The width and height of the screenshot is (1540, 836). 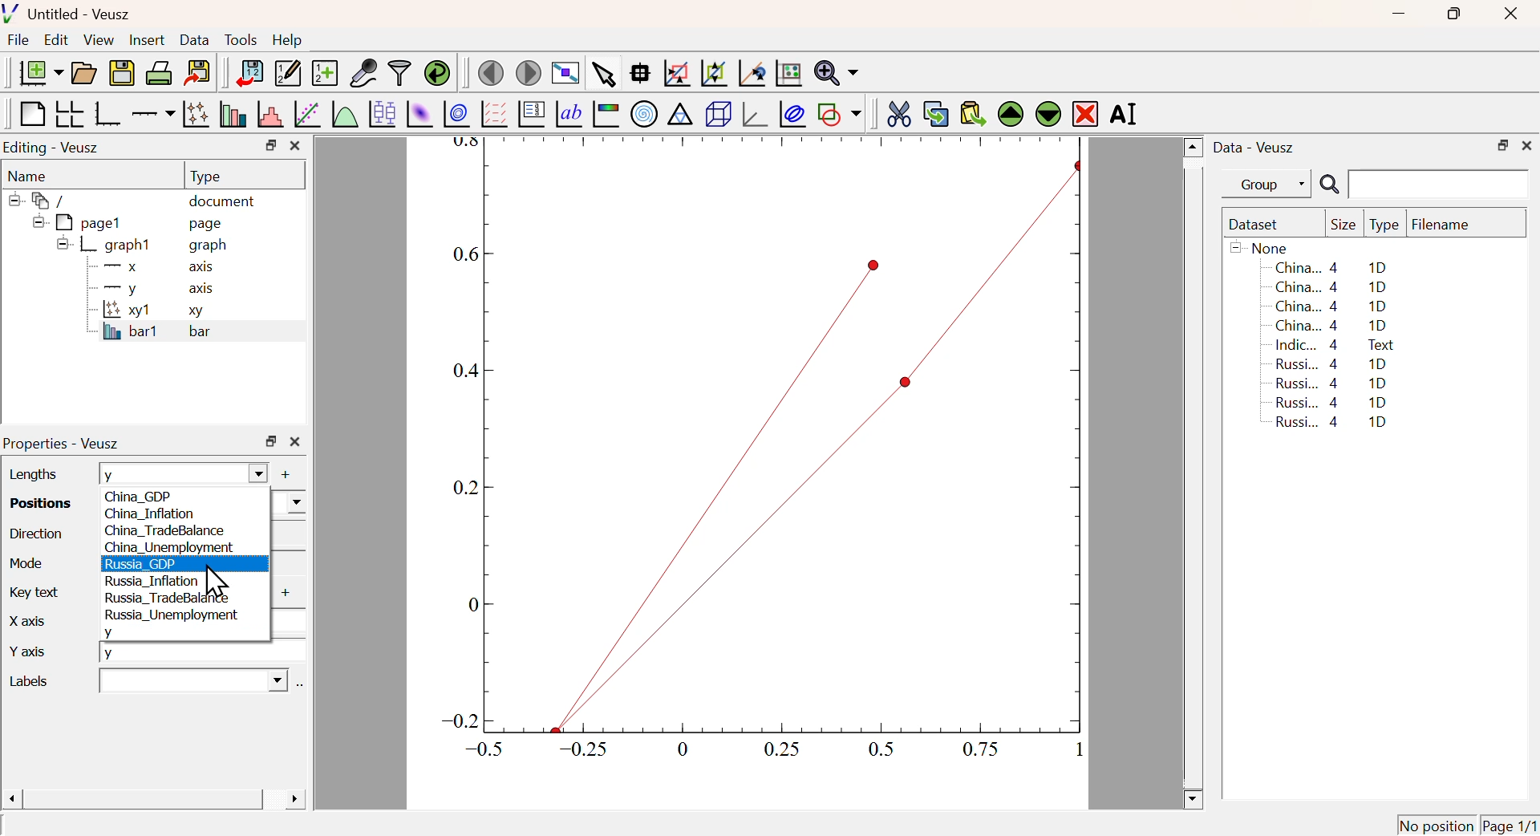 What do you see at coordinates (1334, 286) in the screenshot?
I see `China... 4 1D` at bounding box center [1334, 286].